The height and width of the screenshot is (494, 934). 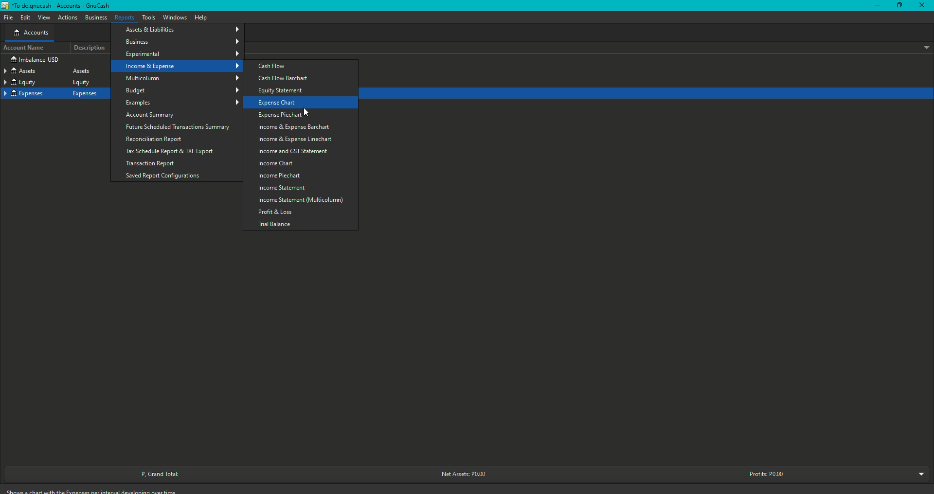 I want to click on Income Statement, so click(x=282, y=189).